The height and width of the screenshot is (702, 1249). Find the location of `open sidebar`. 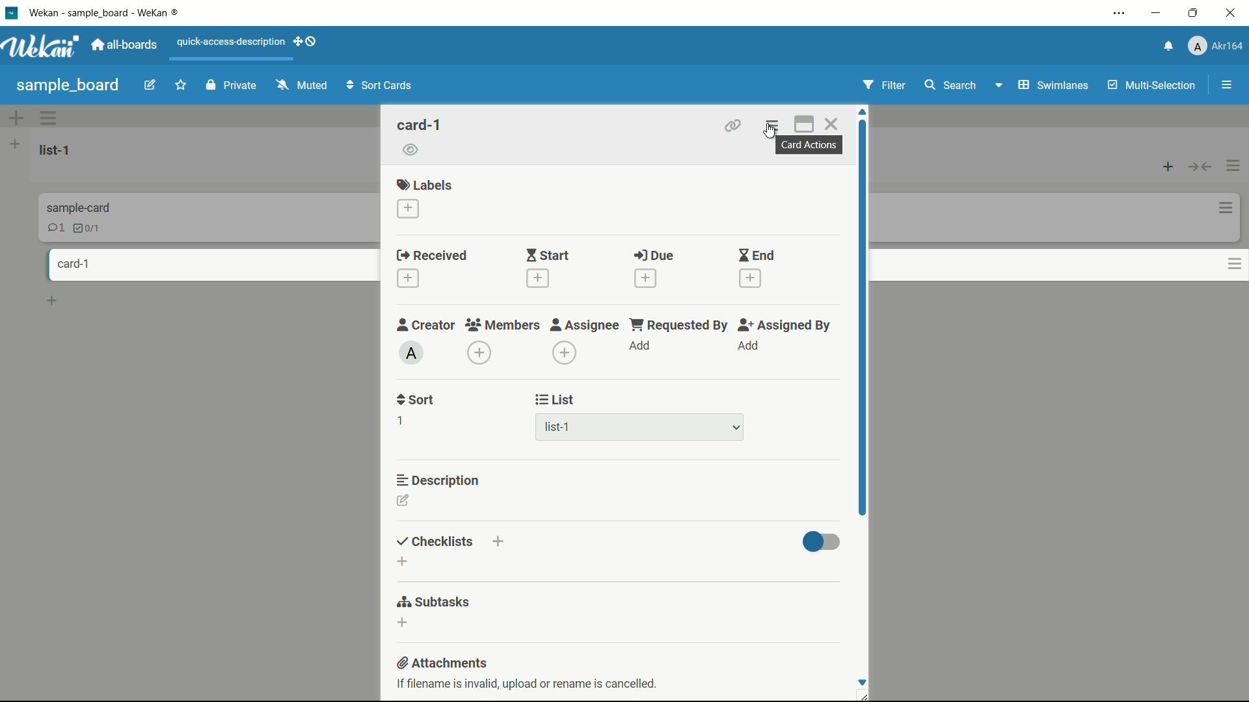

open sidebar is located at coordinates (1220, 85).